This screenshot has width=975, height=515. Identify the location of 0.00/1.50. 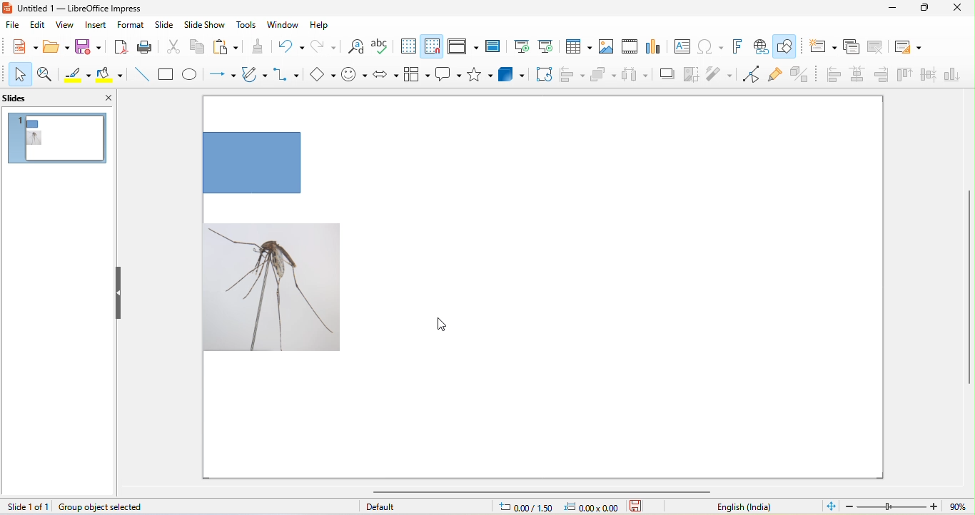
(524, 506).